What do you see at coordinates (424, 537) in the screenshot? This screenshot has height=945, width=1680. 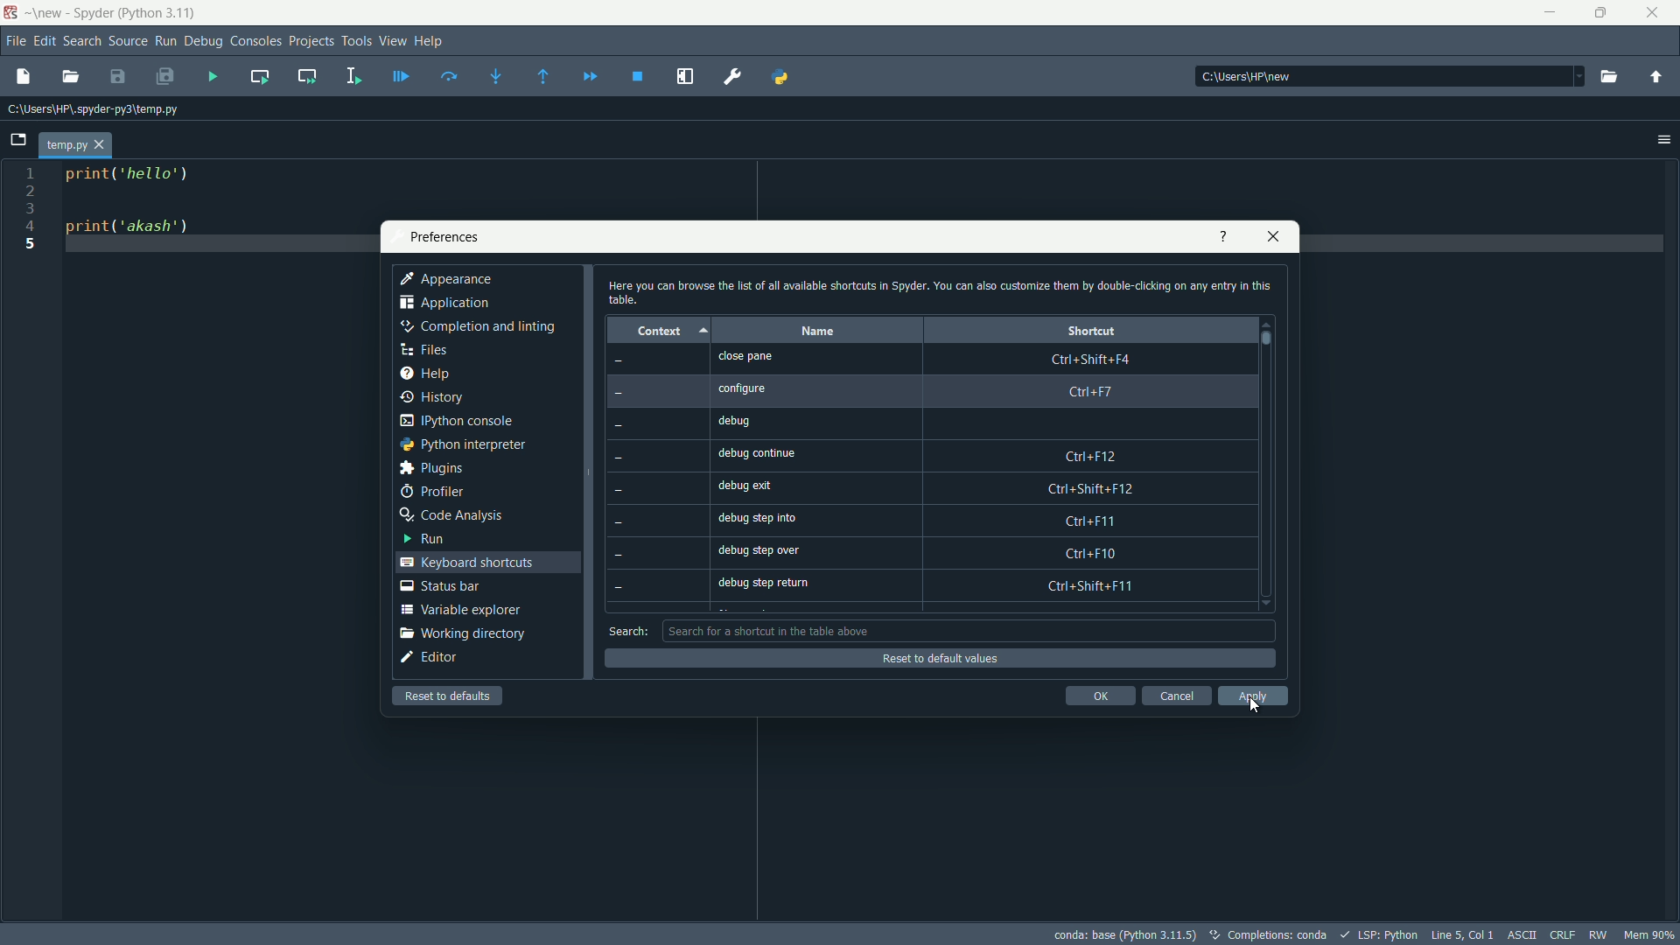 I see `run` at bounding box center [424, 537].